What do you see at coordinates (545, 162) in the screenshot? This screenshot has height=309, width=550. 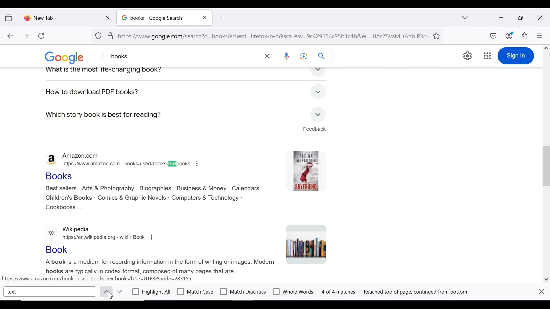 I see `scroll bar` at bounding box center [545, 162].